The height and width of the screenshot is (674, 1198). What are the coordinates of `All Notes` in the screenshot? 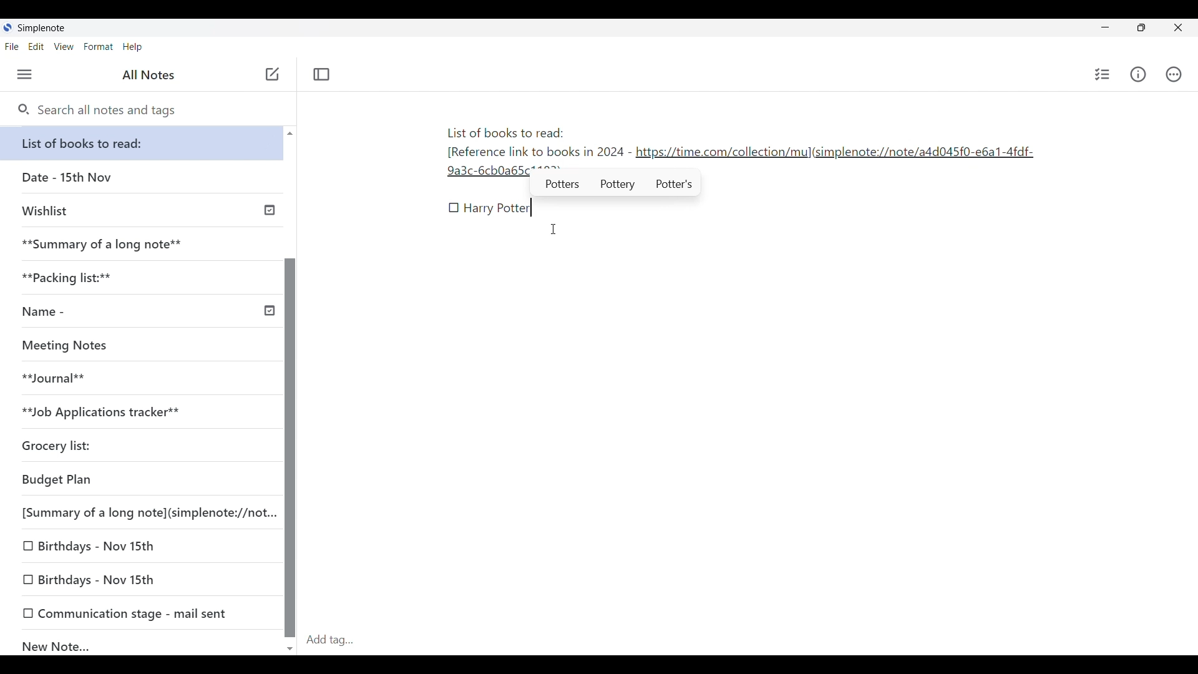 It's located at (147, 75).